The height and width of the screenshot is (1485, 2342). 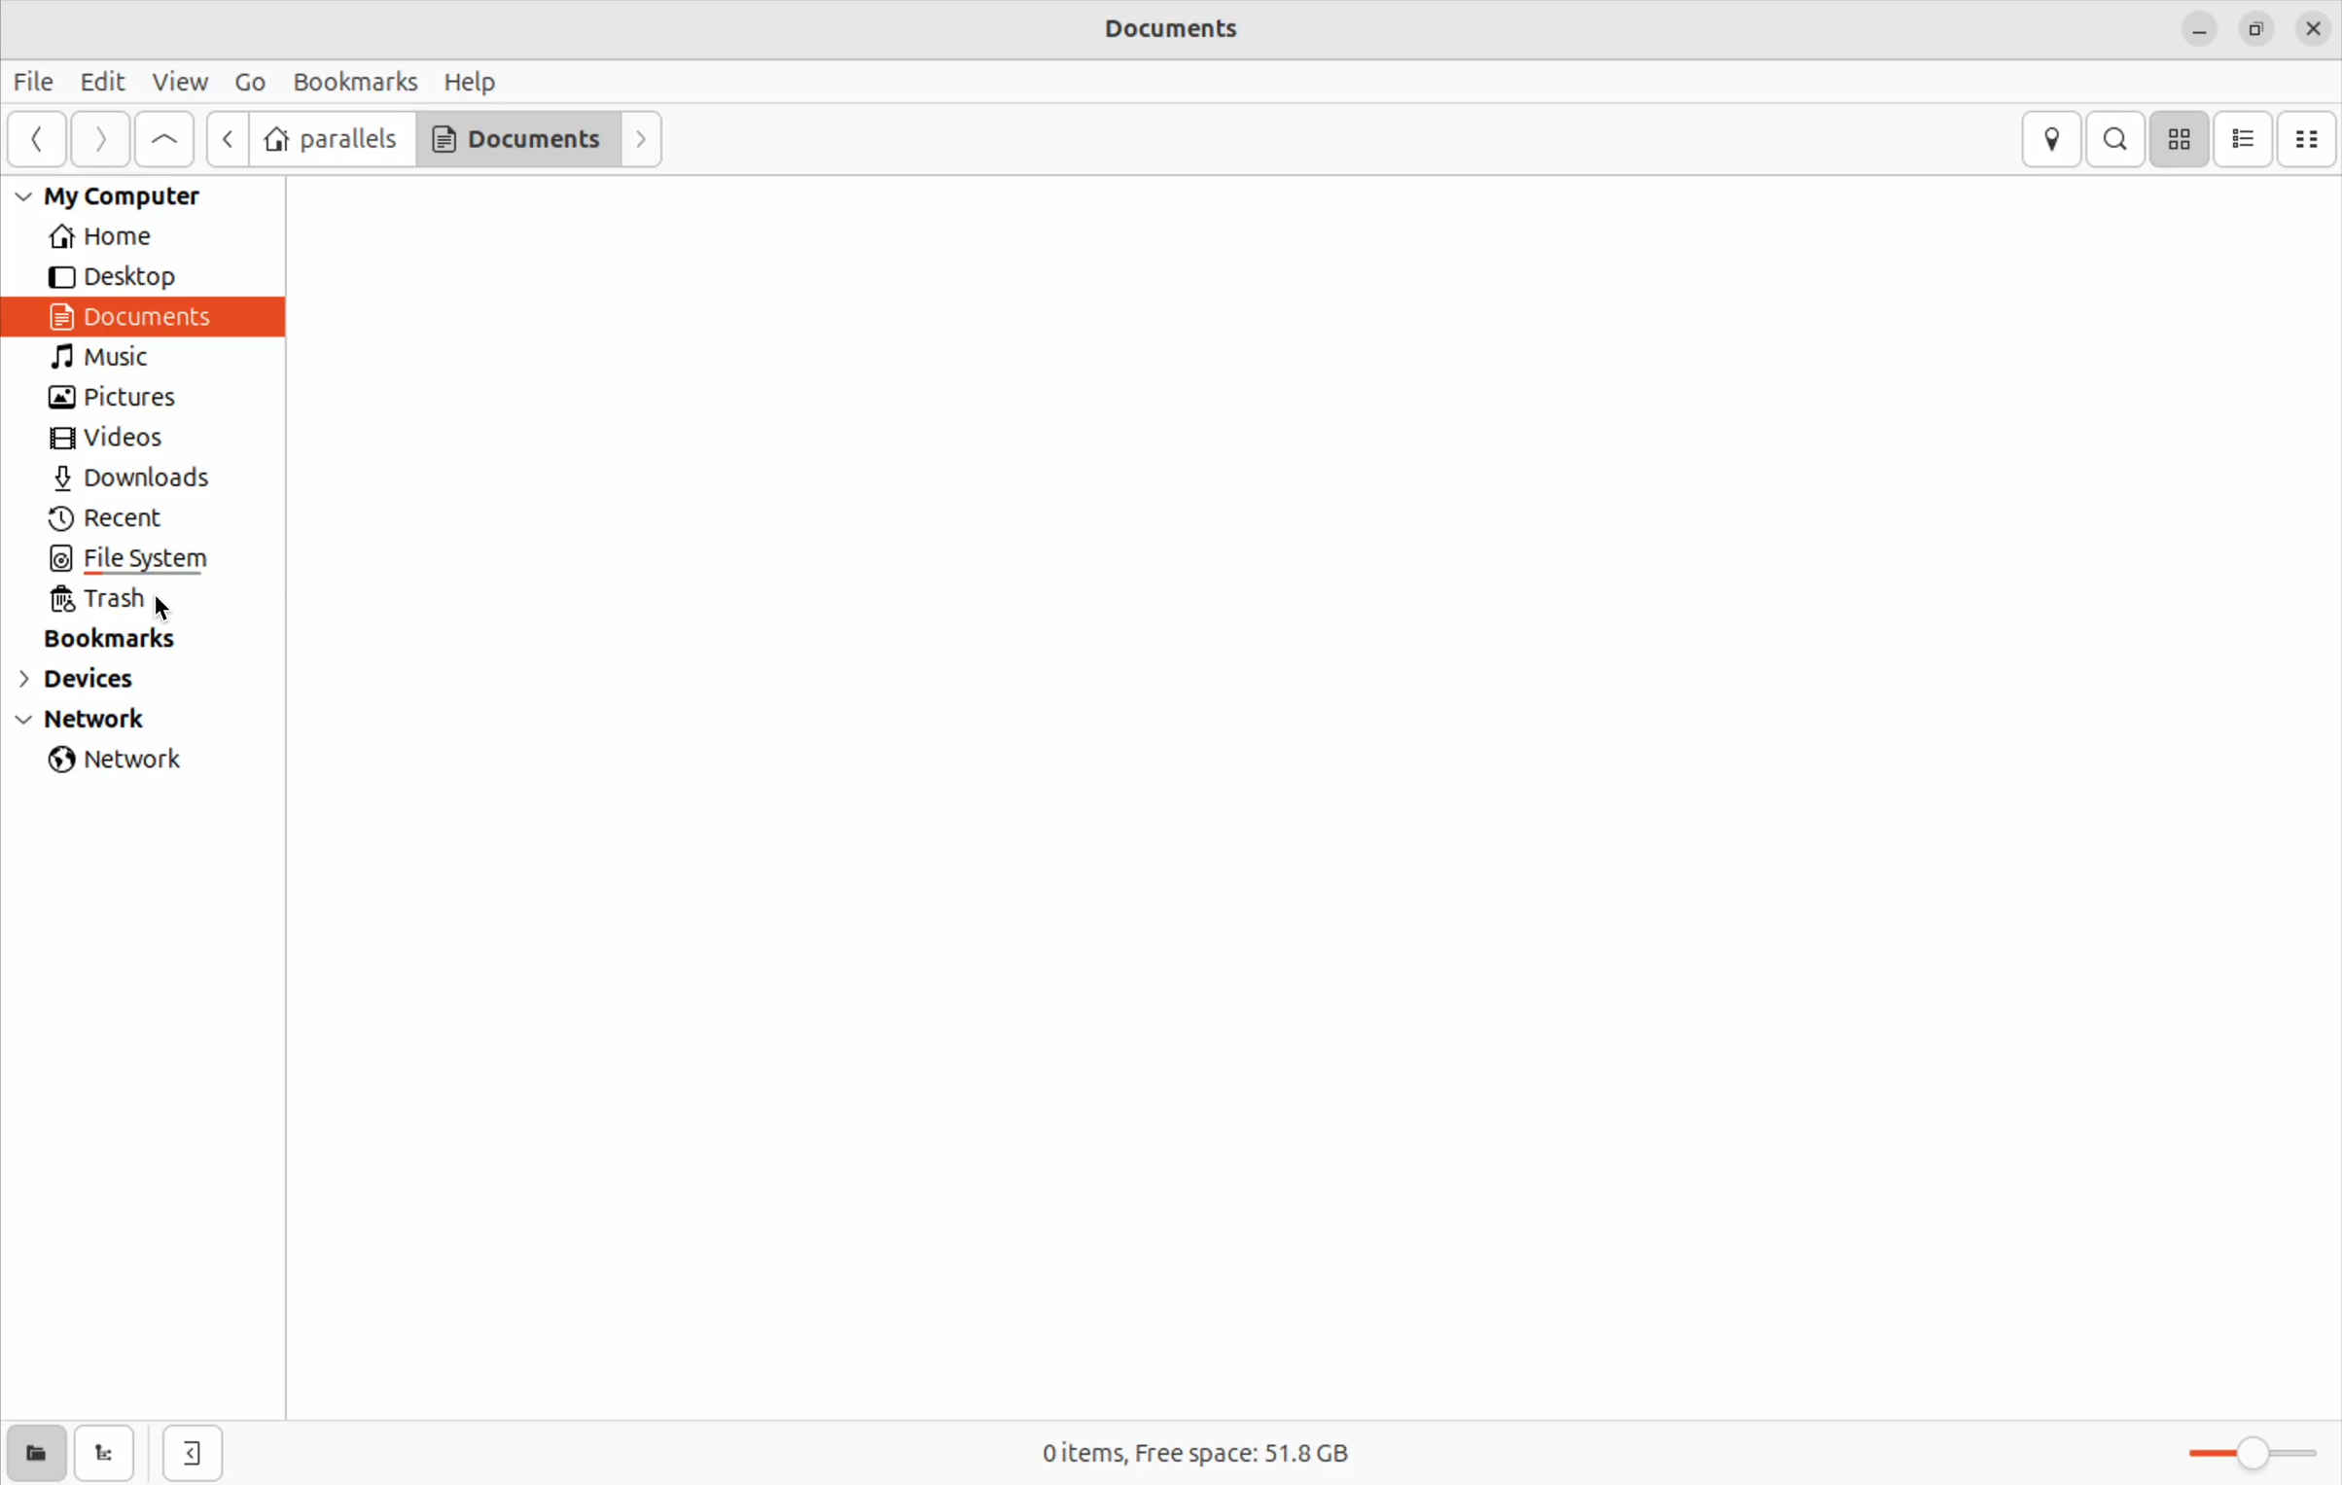 I want to click on show tree view, so click(x=109, y=1455).